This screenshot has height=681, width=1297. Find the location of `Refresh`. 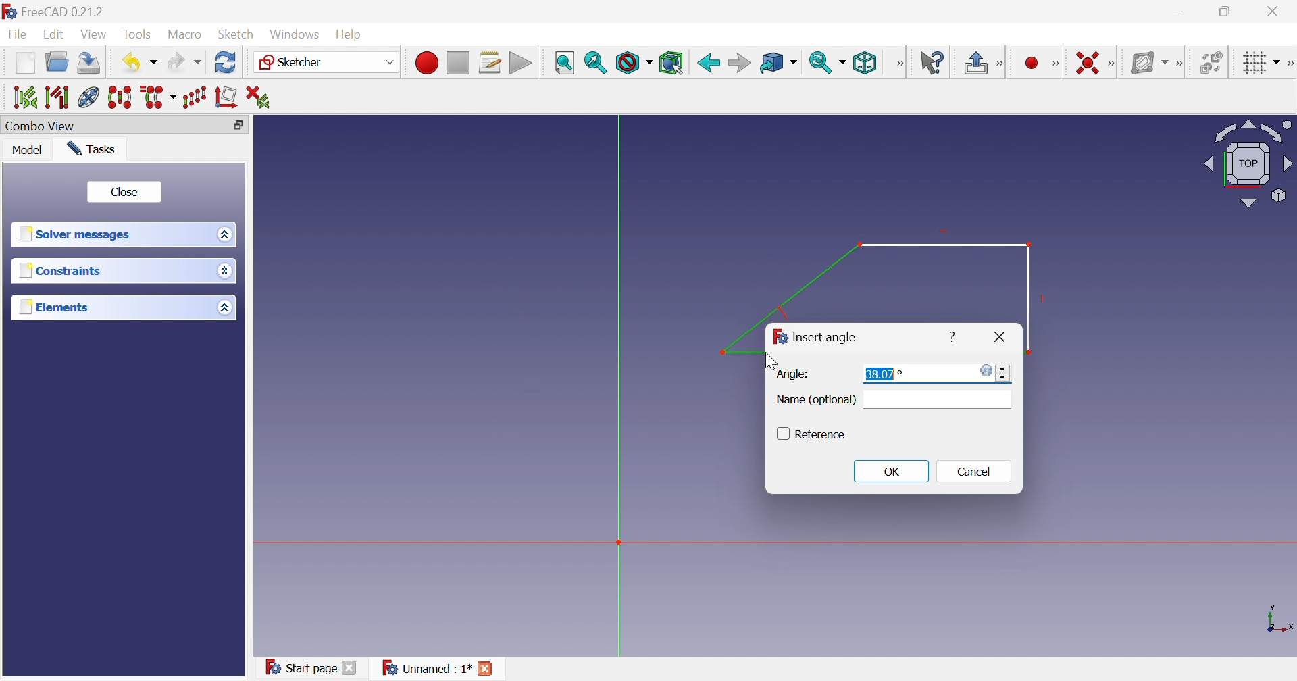

Refresh is located at coordinates (226, 64).